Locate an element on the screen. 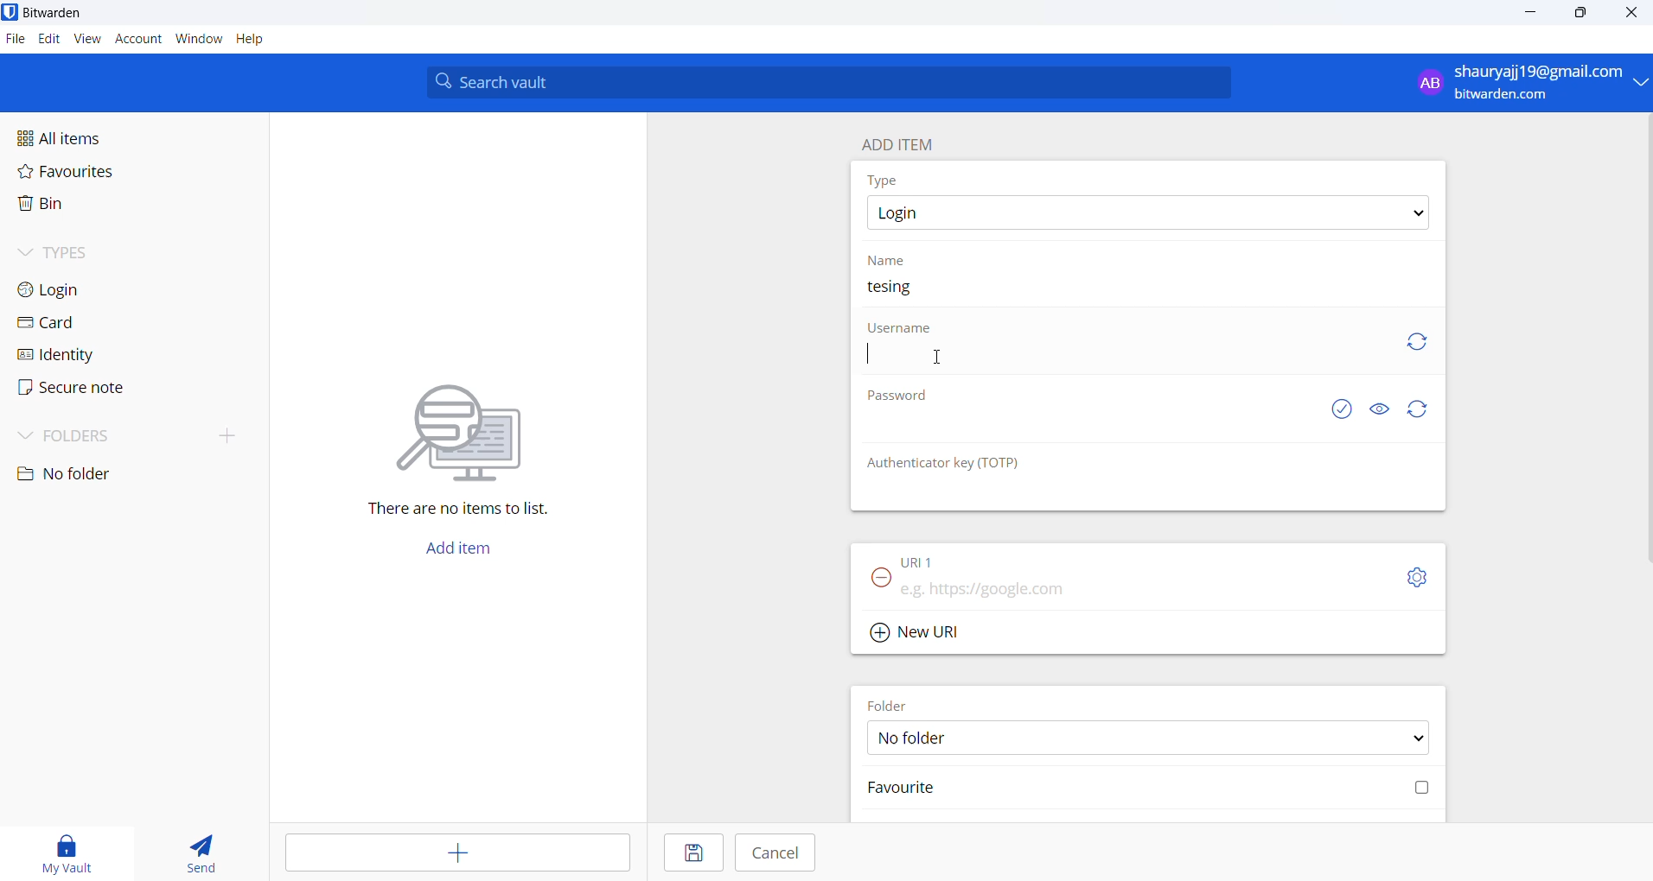 The height and width of the screenshot is (881, 1653). login is located at coordinates (101, 293).